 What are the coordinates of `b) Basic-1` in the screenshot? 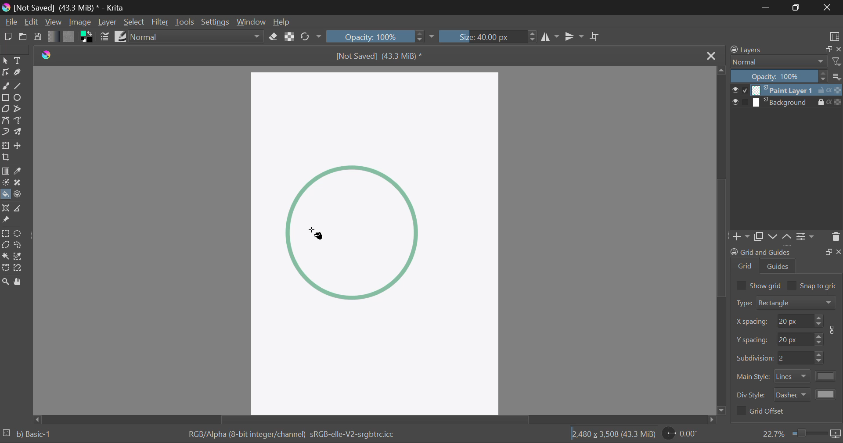 It's located at (33, 435).